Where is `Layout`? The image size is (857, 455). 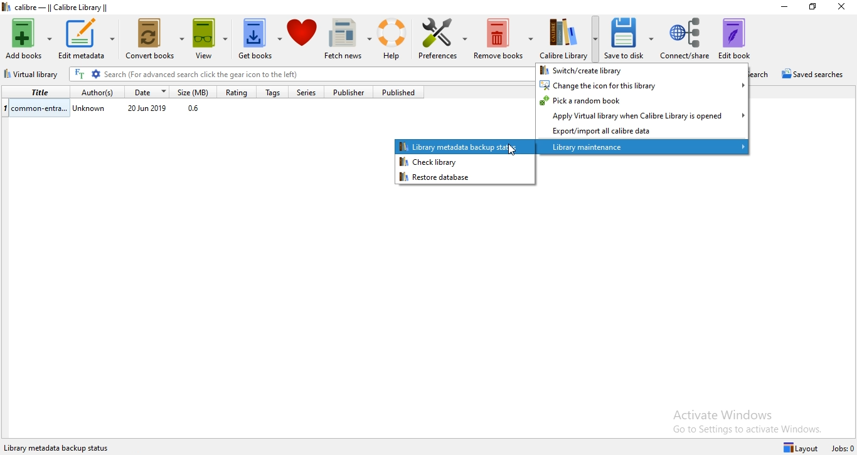 Layout is located at coordinates (803, 447).